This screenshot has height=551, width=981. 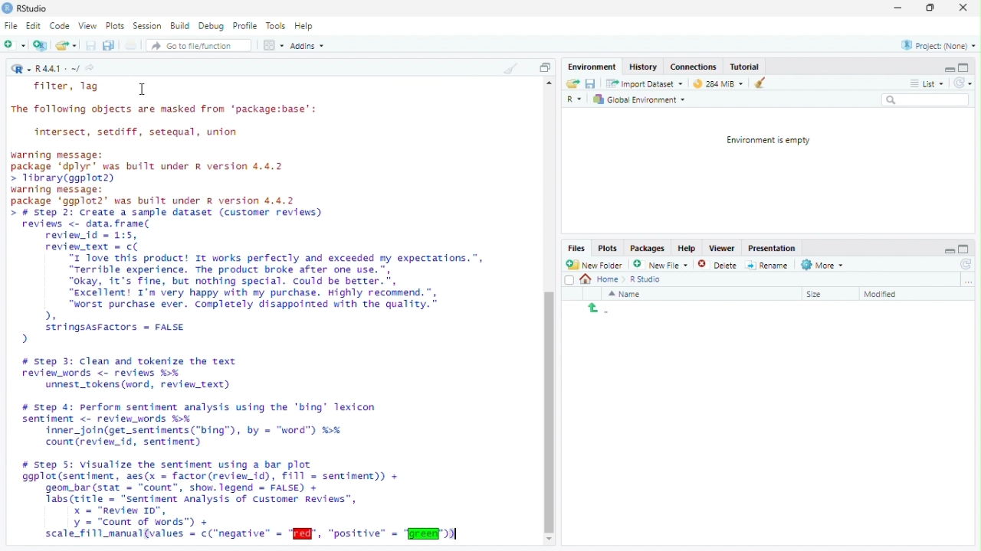 I want to click on Close, so click(x=963, y=8).